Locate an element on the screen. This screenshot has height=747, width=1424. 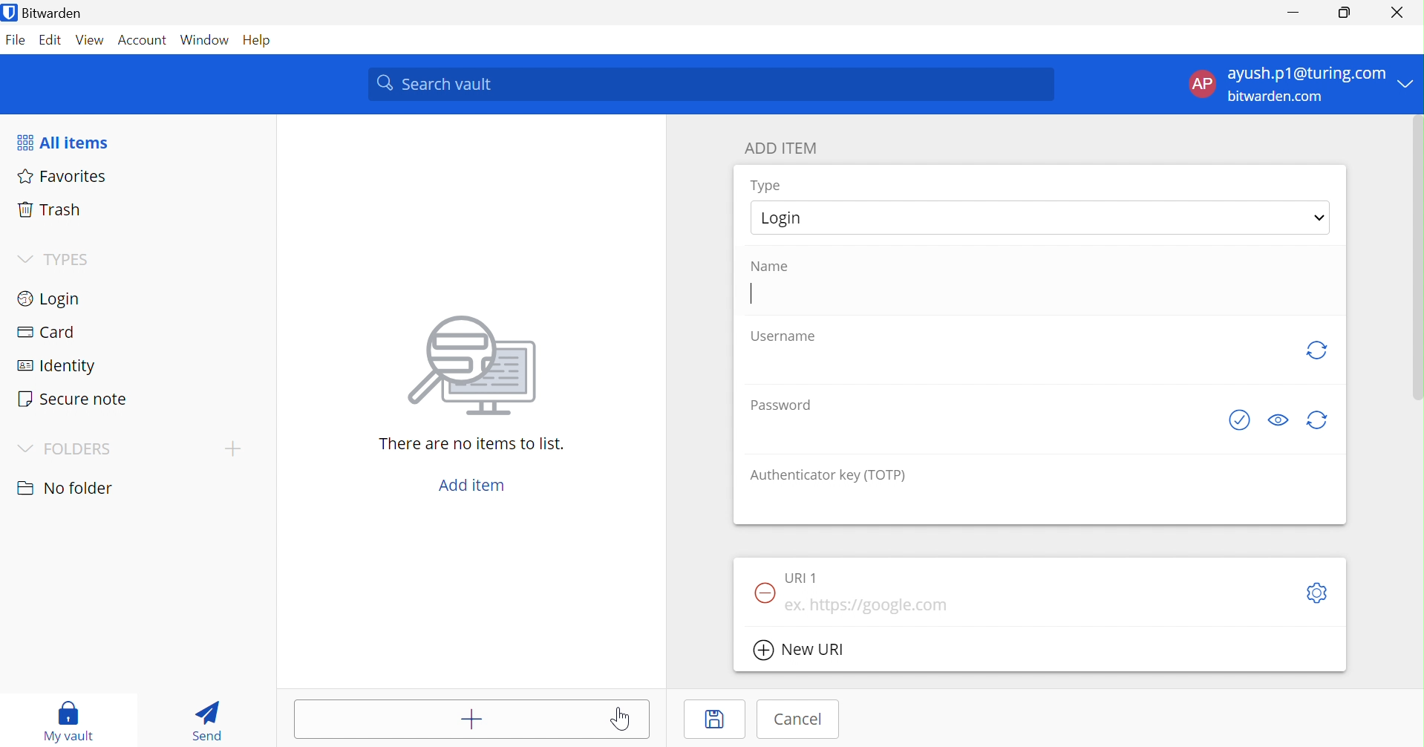
All items is located at coordinates (61, 143).